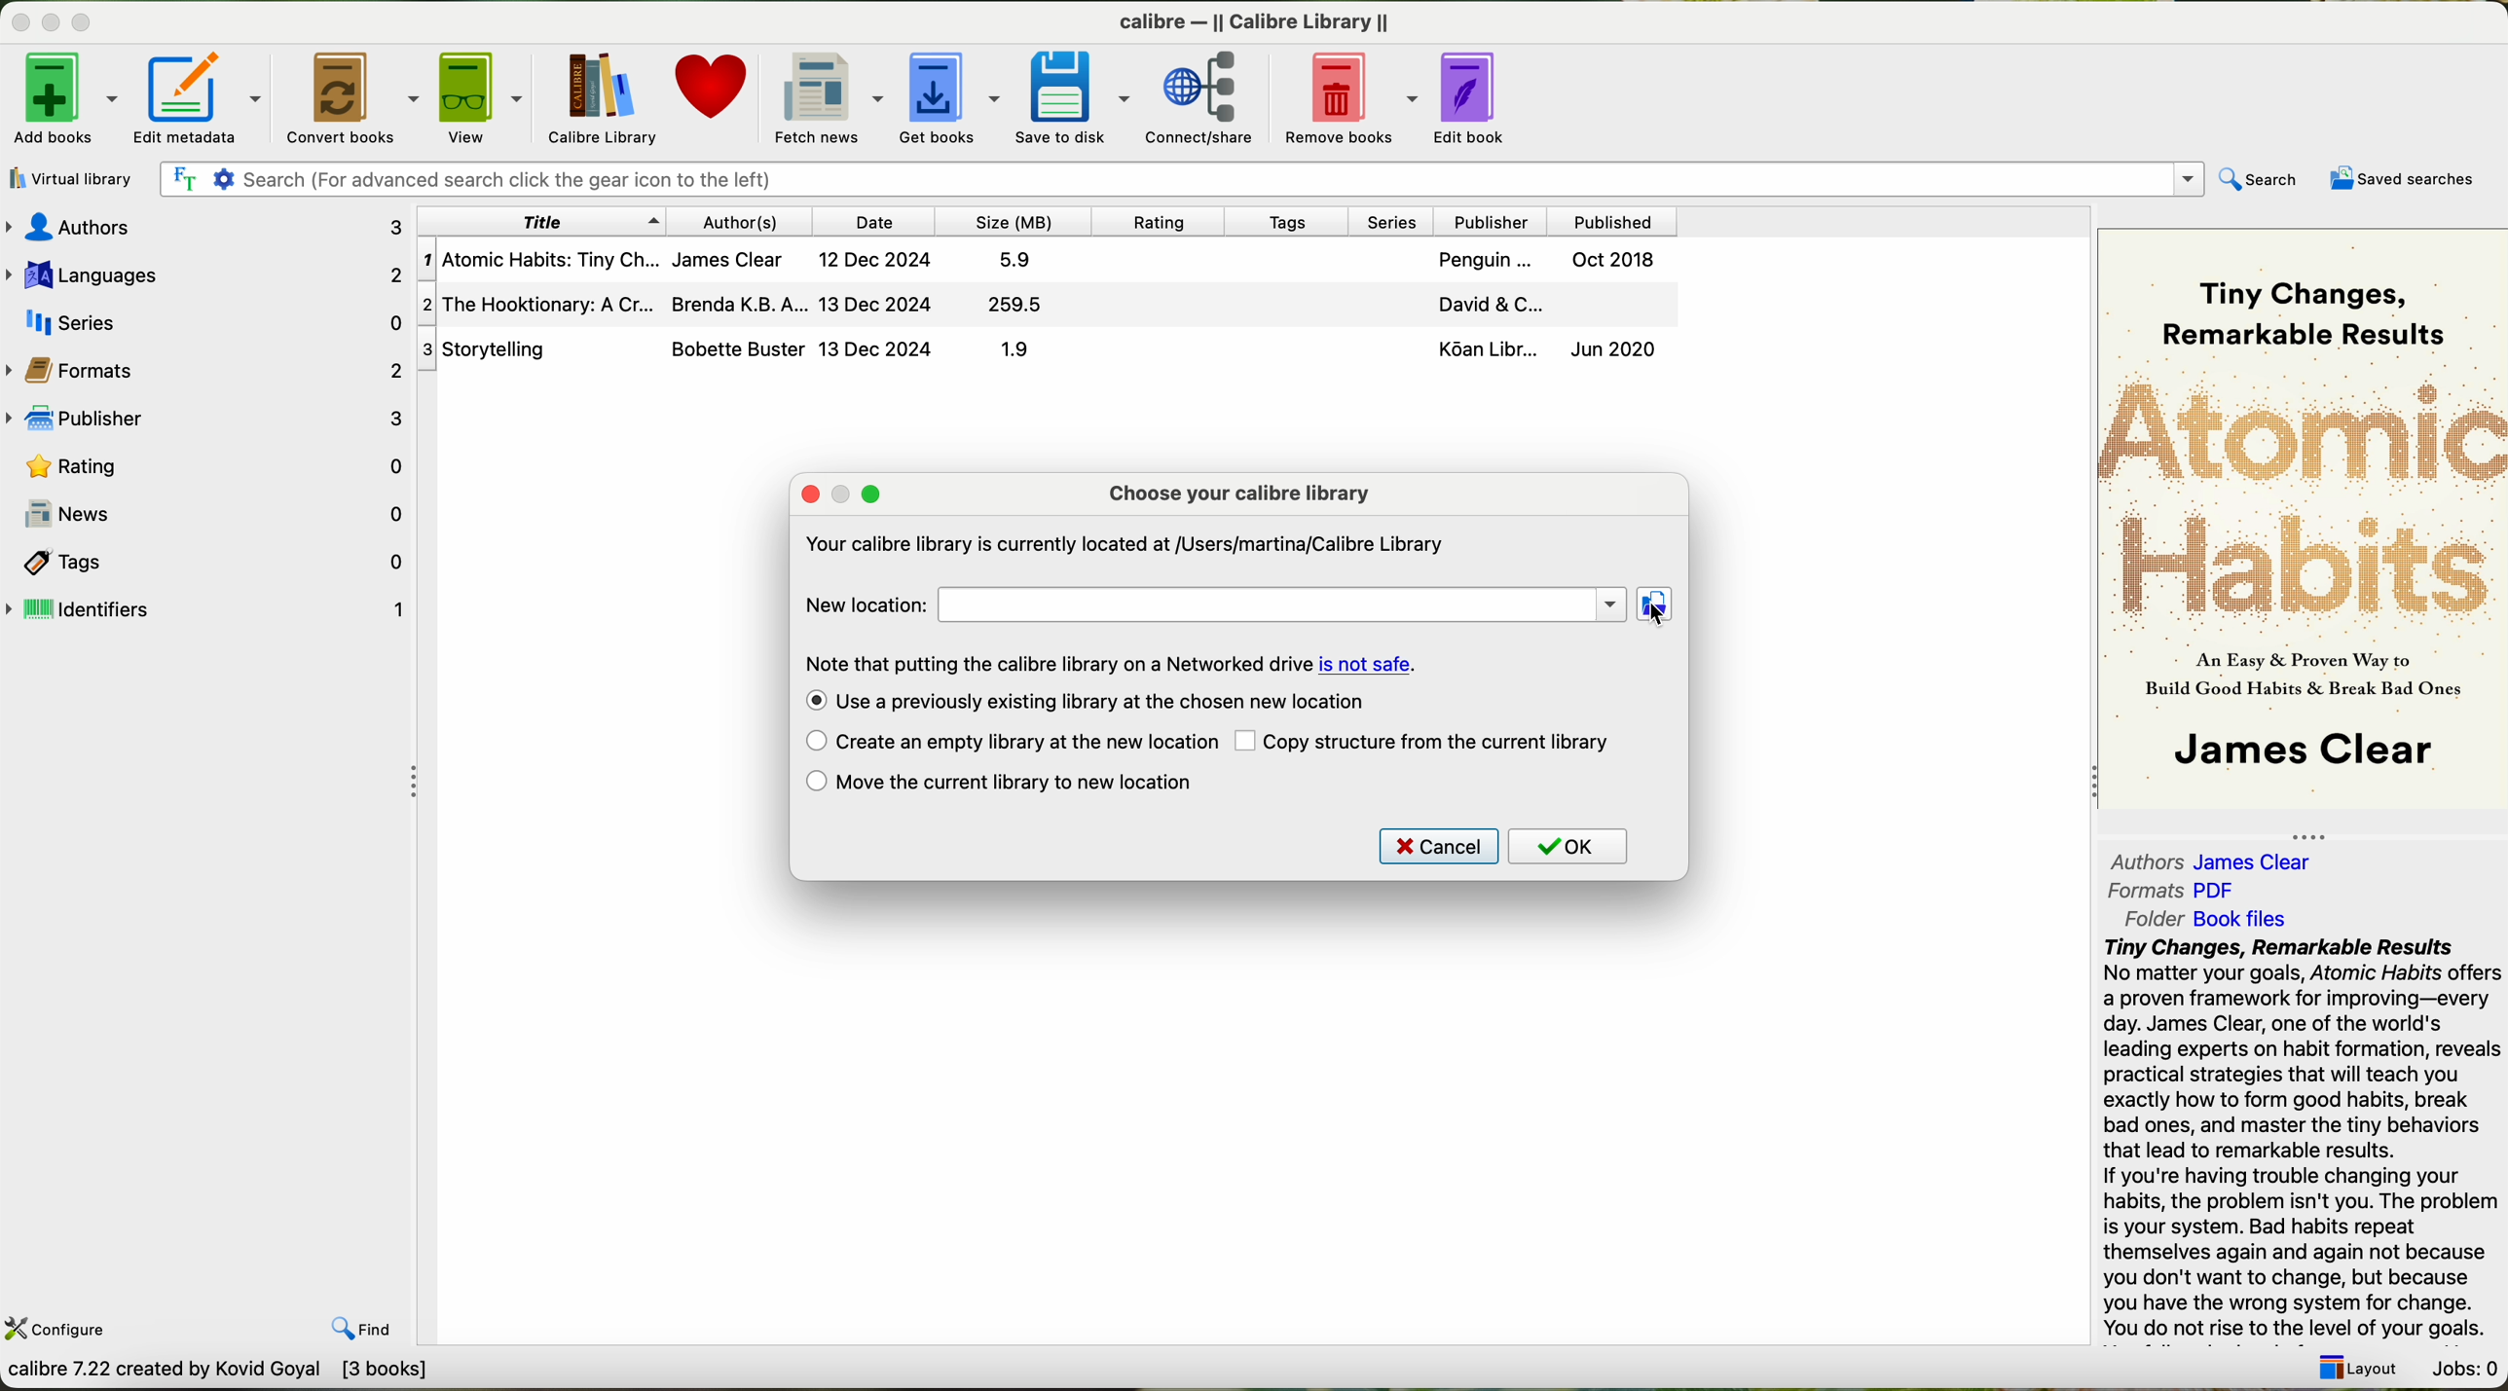 The width and height of the screenshot is (2508, 1391). What do you see at coordinates (1655, 611) in the screenshot?
I see `cursor` at bounding box center [1655, 611].